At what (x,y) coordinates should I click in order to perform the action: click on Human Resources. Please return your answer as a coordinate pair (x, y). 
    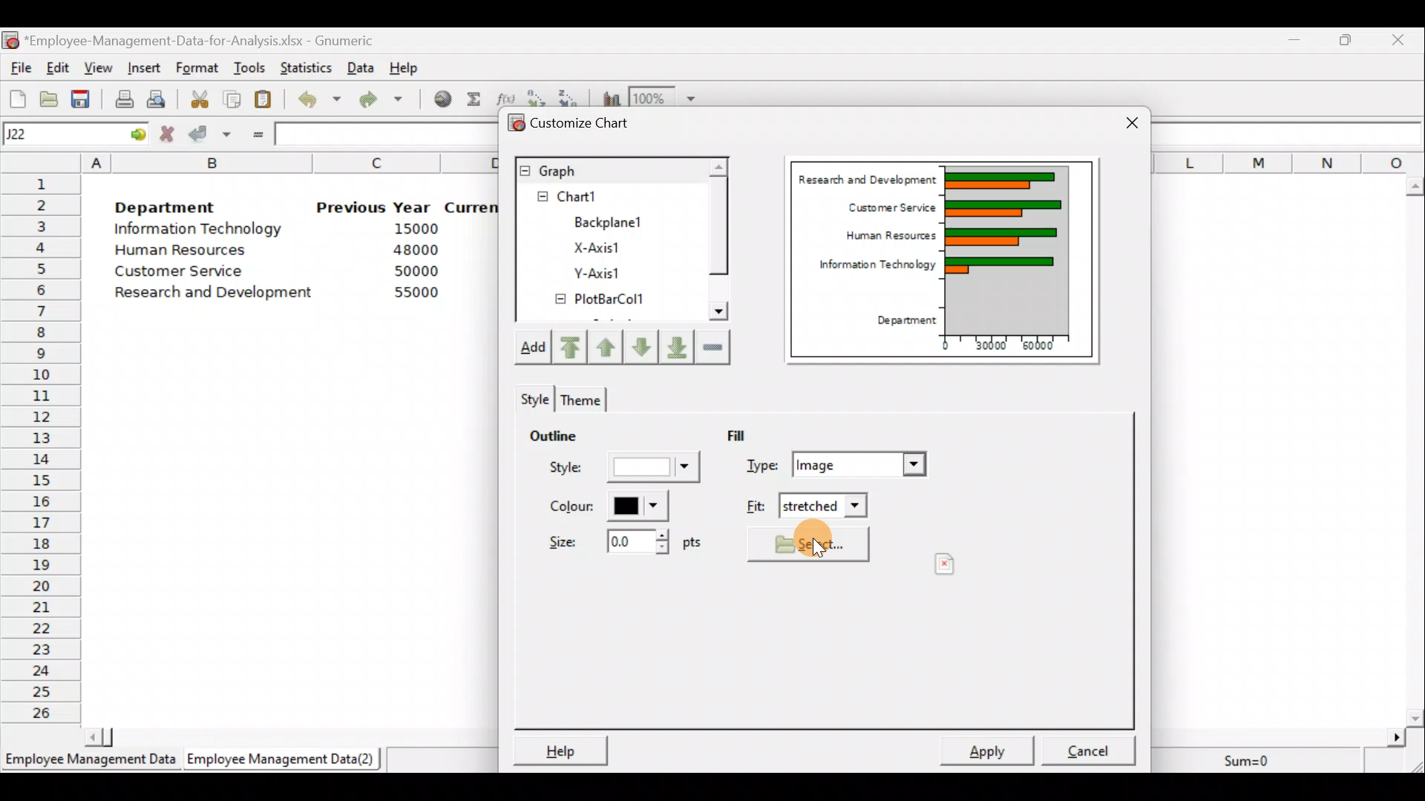
    Looking at the image, I should click on (191, 251).